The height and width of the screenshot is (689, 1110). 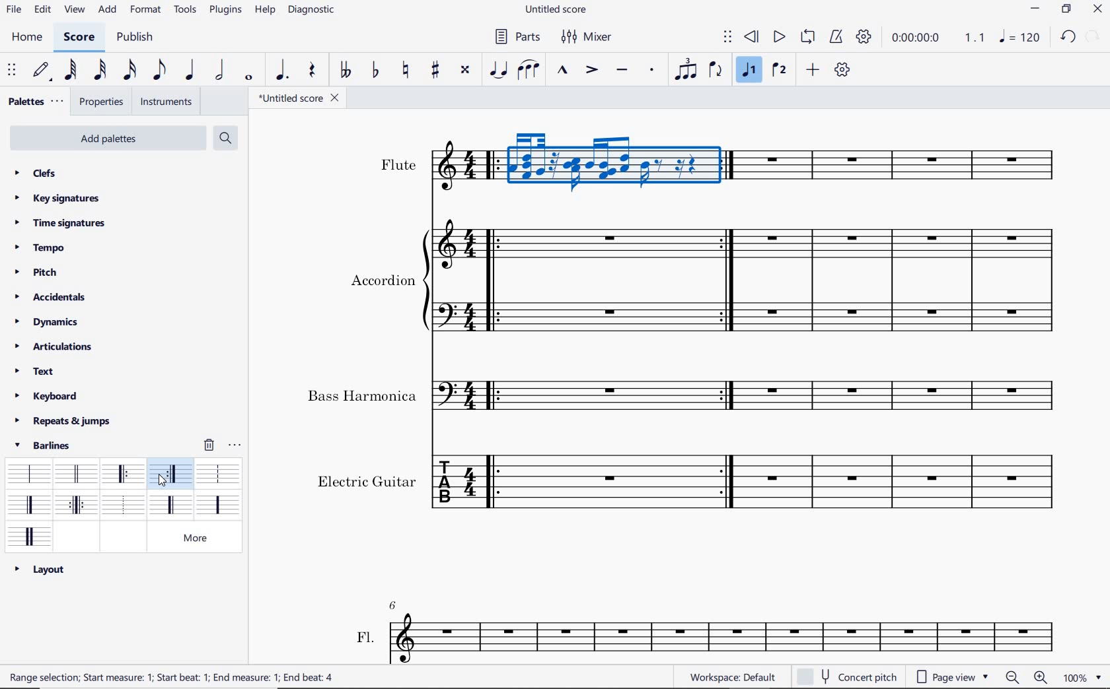 What do you see at coordinates (55, 296) in the screenshot?
I see `accidentals` at bounding box center [55, 296].